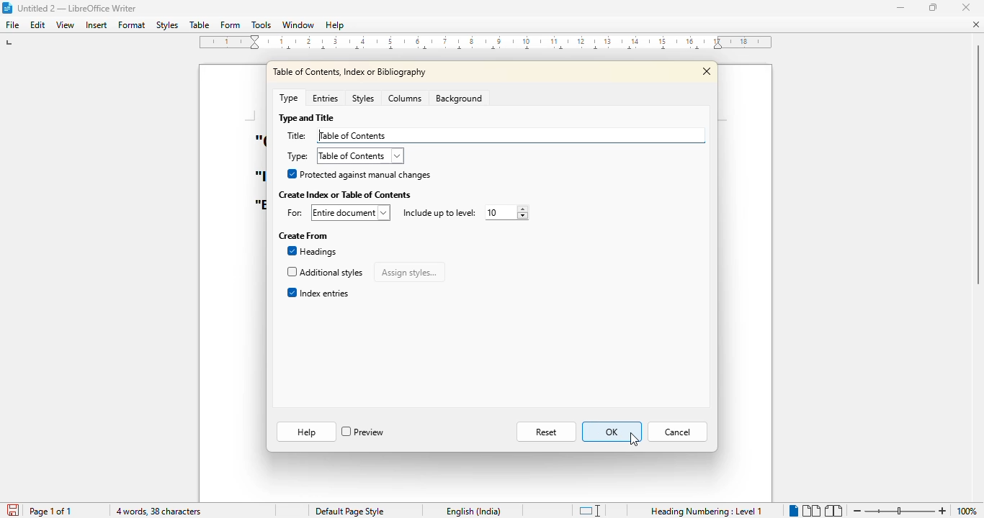 This screenshot has height=518, width=984. What do you see at coordinates (975, 224) in the screenshot?
I see `vertical scroll bar` at bounding box center [975, 224].